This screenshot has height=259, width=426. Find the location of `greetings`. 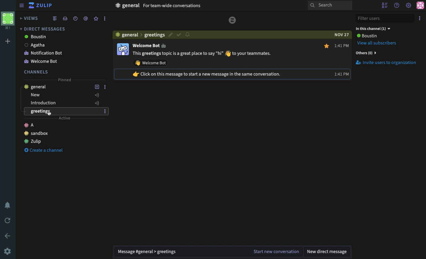

greetings is located at coordinates (61, 111).